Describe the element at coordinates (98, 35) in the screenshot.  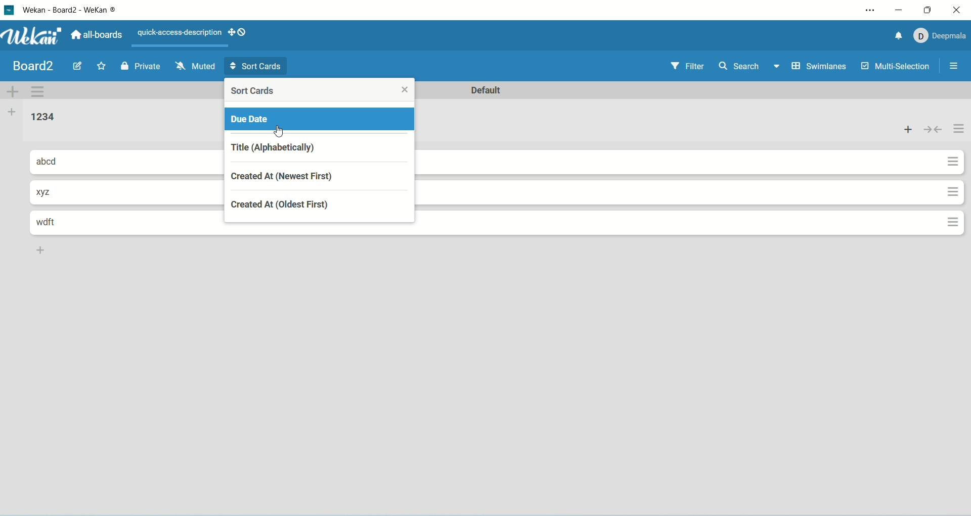
I see `all boards` at that location.